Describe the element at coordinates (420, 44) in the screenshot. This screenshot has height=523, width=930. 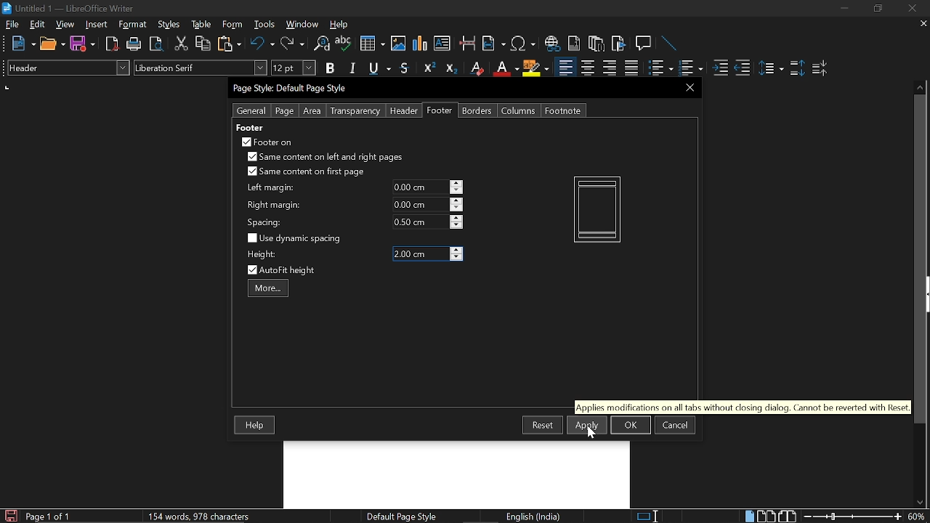
I see `insert diagram` at that location.